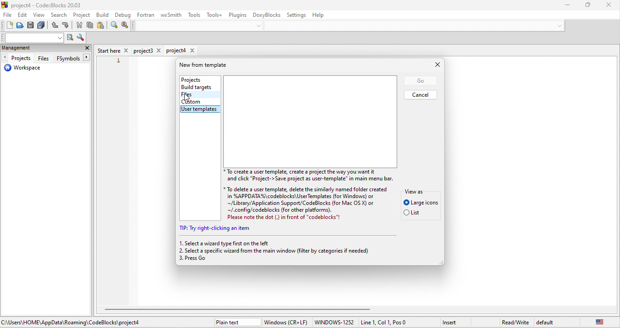  Describe the element at coordinates (23, 15) in the screenshot. I see `edit` at that location.